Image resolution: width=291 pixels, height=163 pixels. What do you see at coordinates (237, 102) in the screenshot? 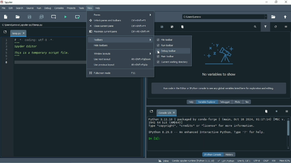
I see `Plots` at bounding box center [237, 102].